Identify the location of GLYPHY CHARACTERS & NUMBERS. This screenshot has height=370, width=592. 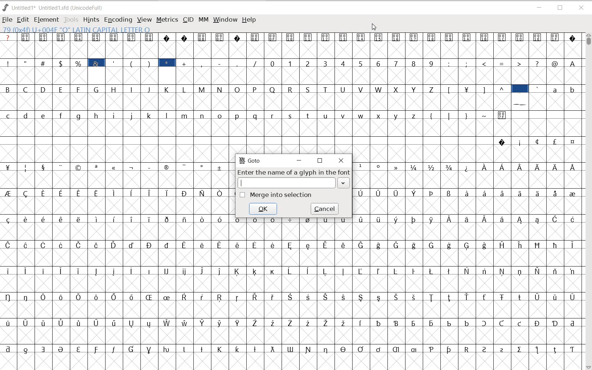
(290, 92).